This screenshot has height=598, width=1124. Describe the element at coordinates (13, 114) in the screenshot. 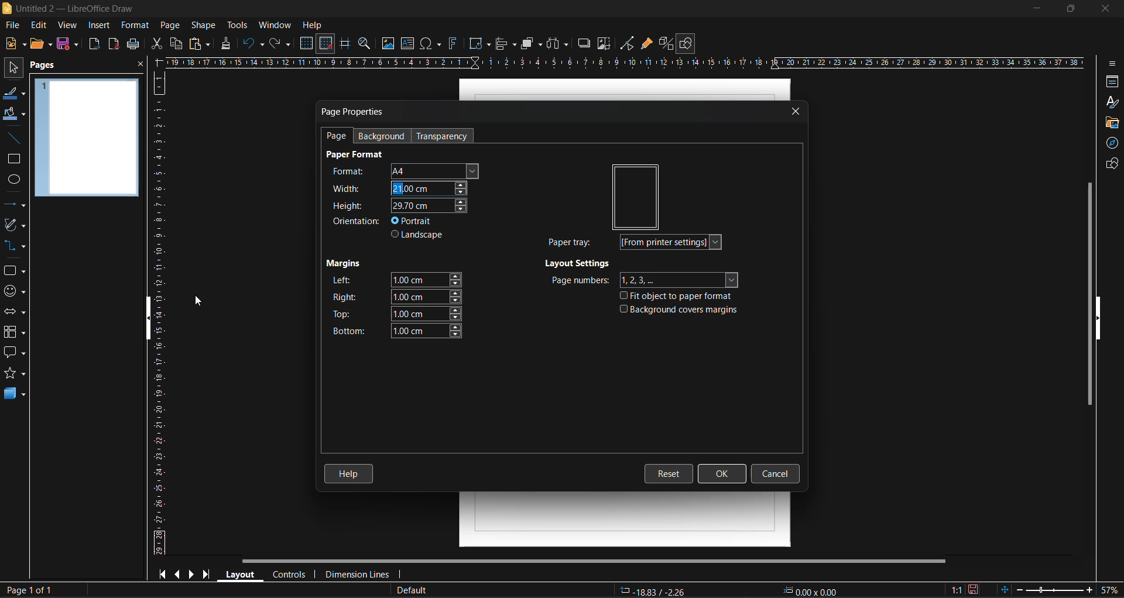

I see `fill color` at that location.